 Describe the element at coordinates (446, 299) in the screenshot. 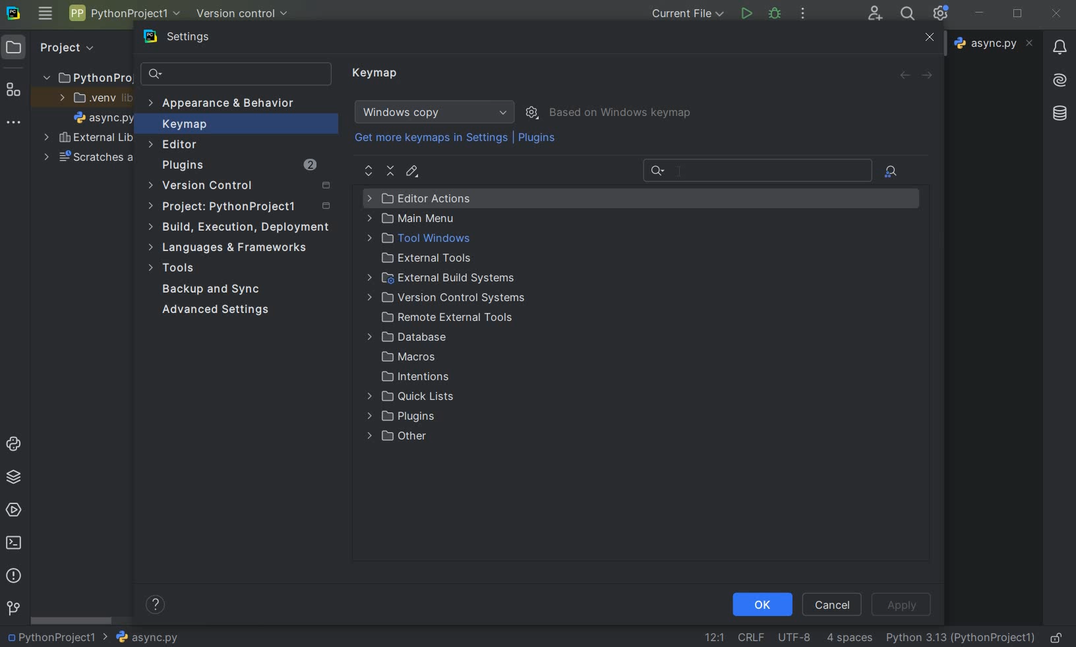

I see `version control systems` at that location.